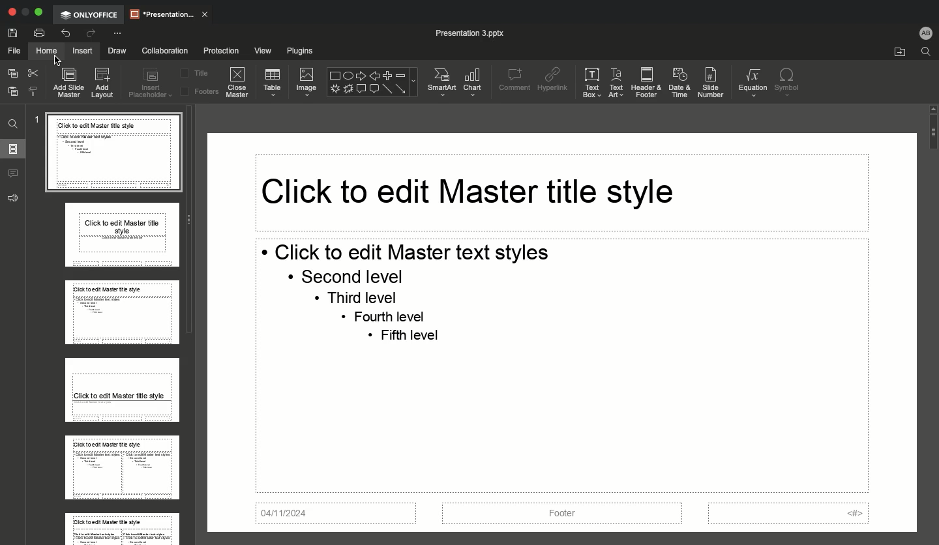 This screenshot has width=939, height=545. Describe the element at coordinates (553, 80) in the screenshot. I see `Hyperlink` at that location.